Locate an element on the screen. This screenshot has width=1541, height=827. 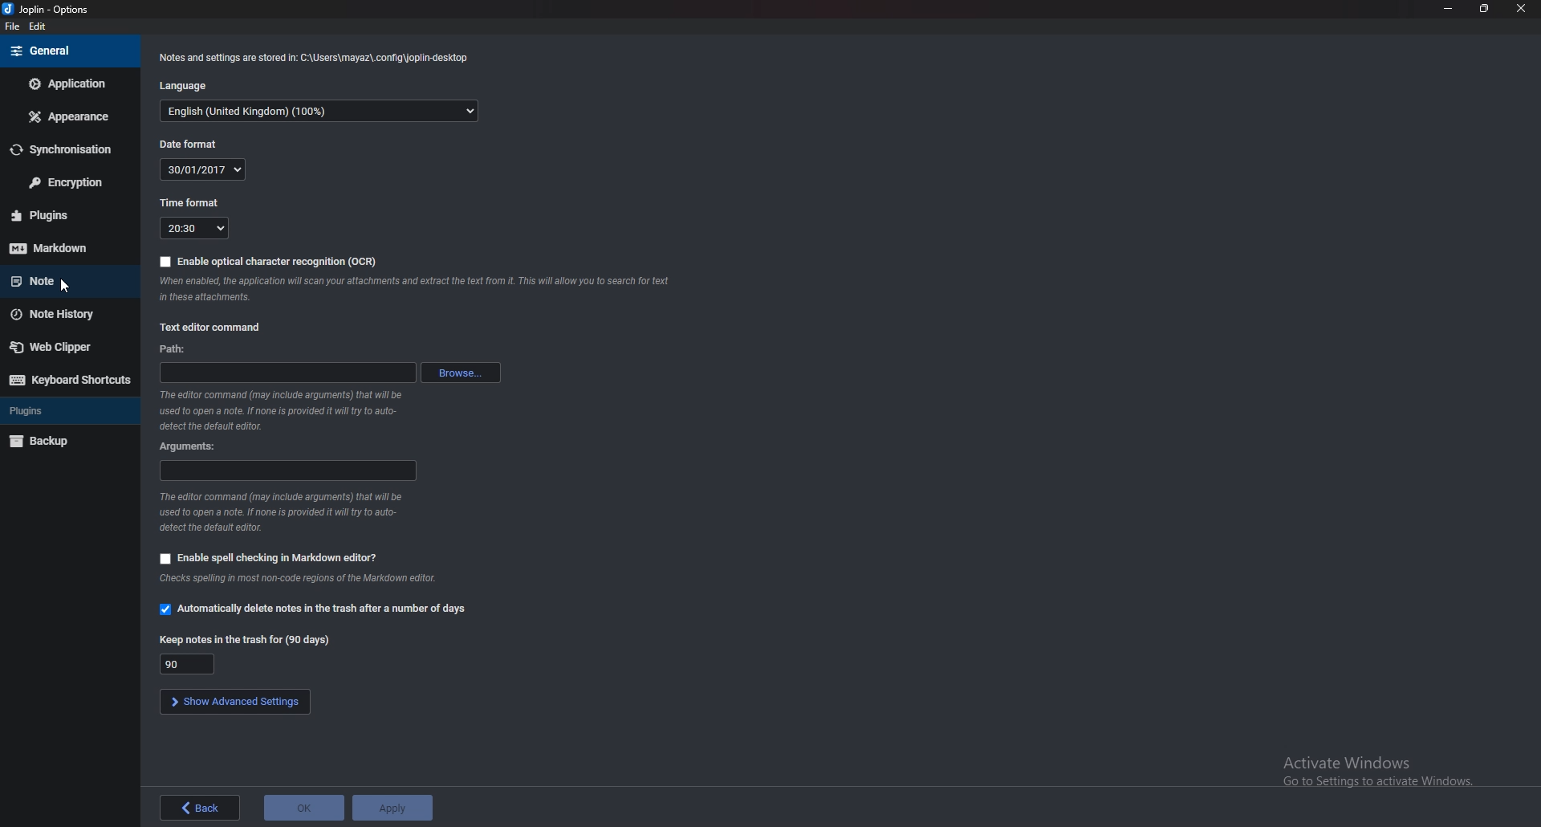
Enable spell checking is located at coordinates (270, 559).